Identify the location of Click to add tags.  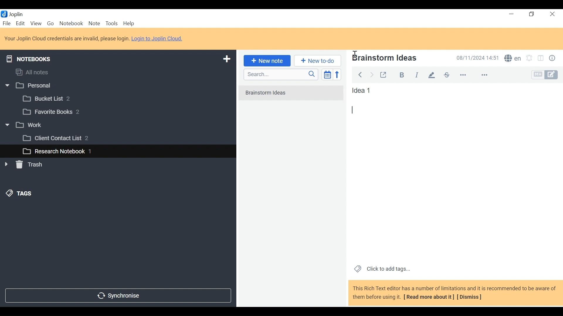
(381, 268).